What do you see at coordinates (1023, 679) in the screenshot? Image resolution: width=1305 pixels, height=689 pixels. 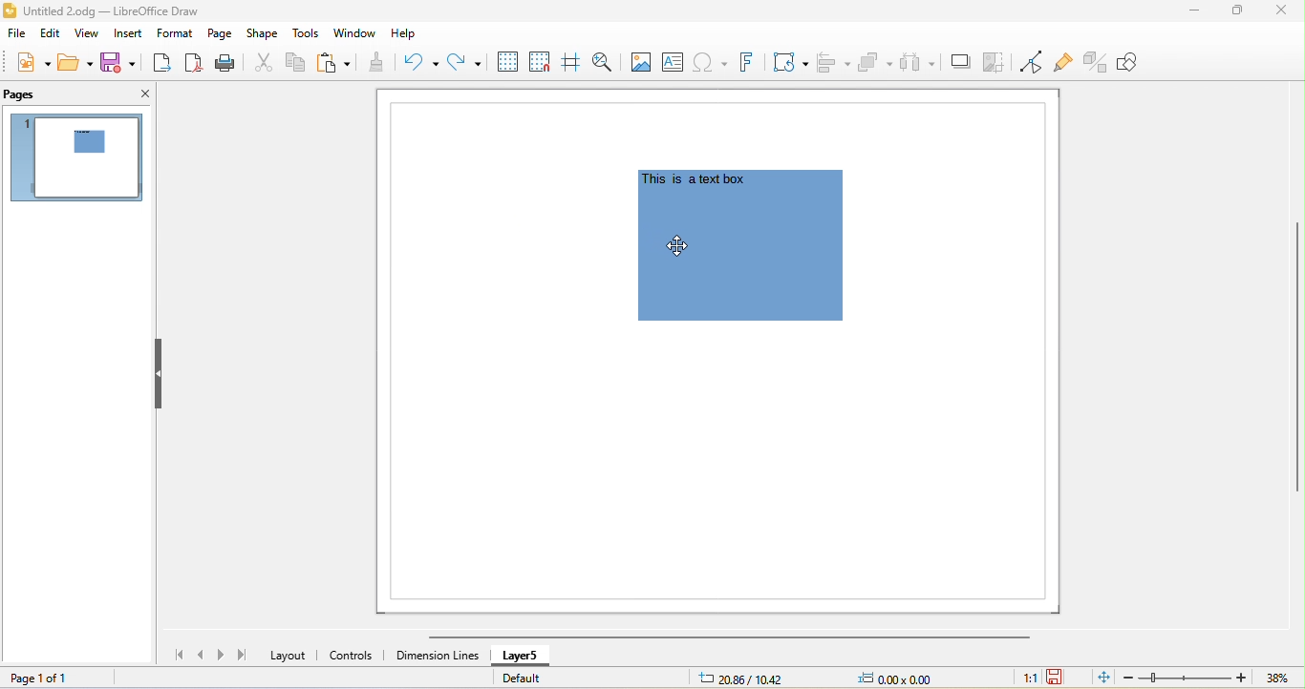 I see `1:1` at bounding box center [1023, 679].